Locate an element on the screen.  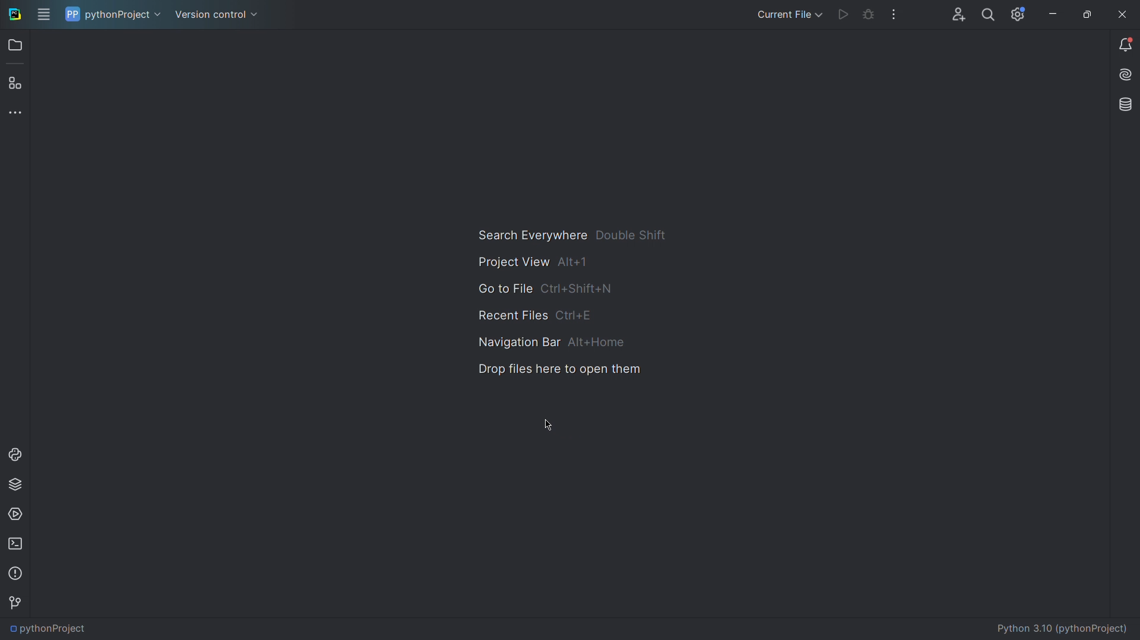
Navigation Bar Alt+Home is located at coordinates (570, 343).